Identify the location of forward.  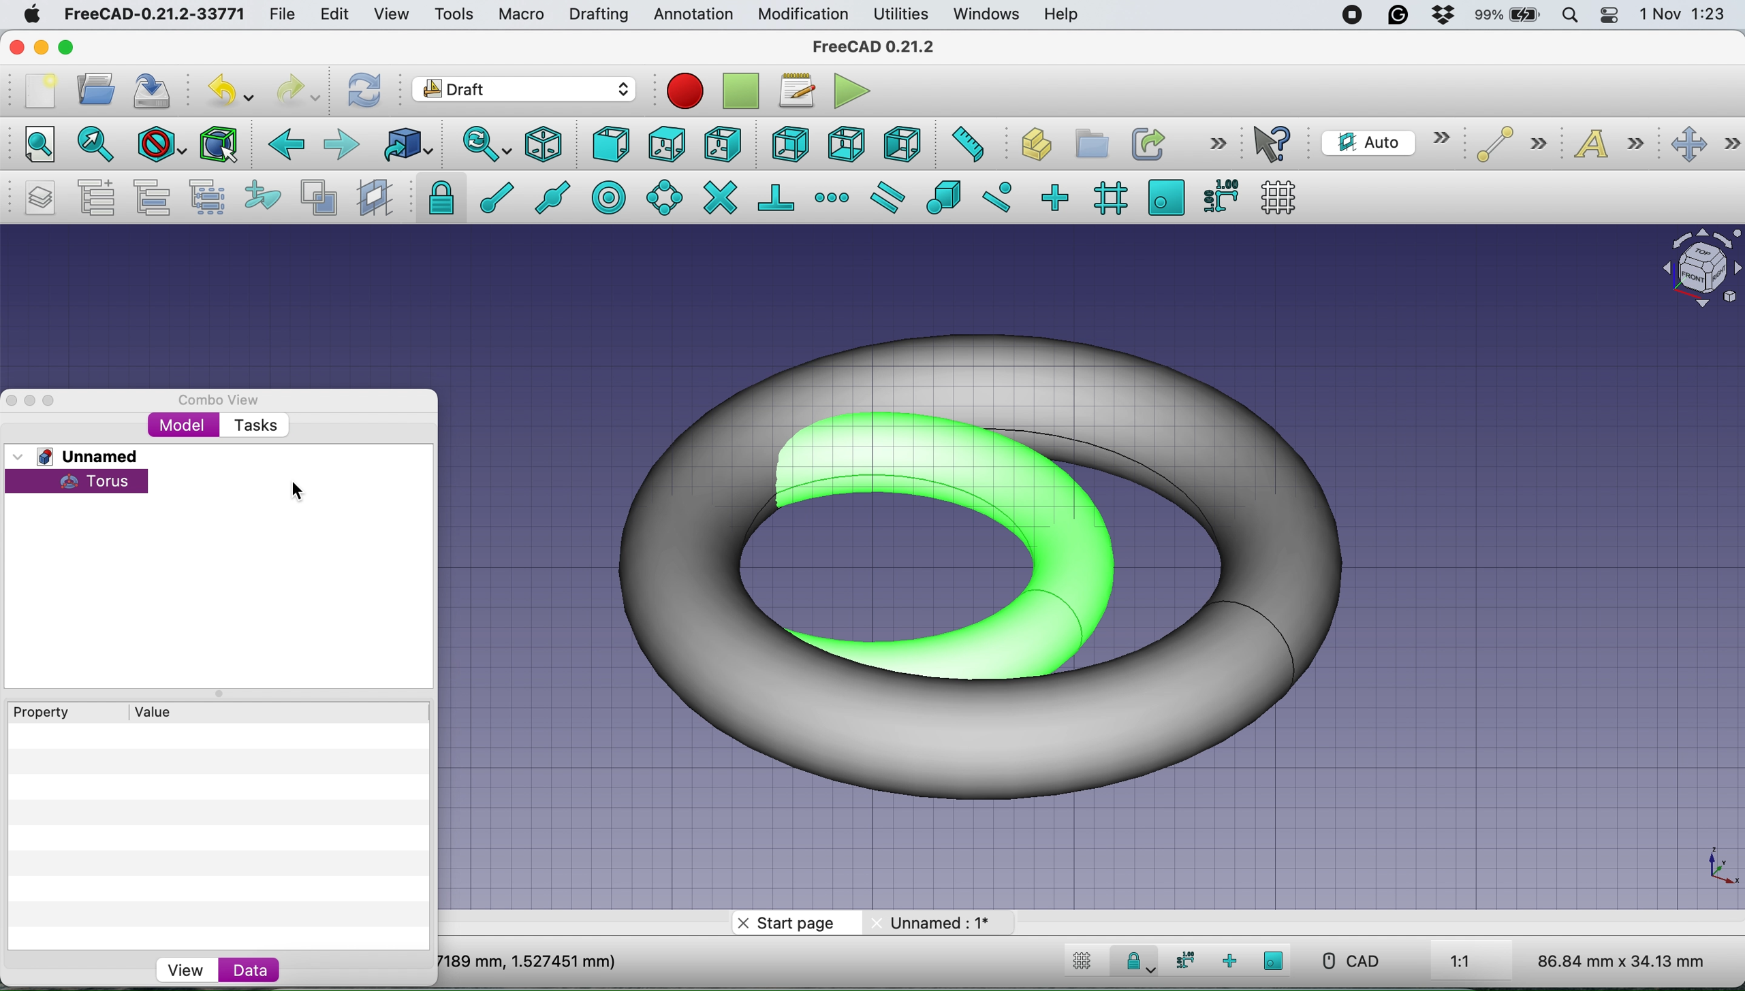
(343, 146).